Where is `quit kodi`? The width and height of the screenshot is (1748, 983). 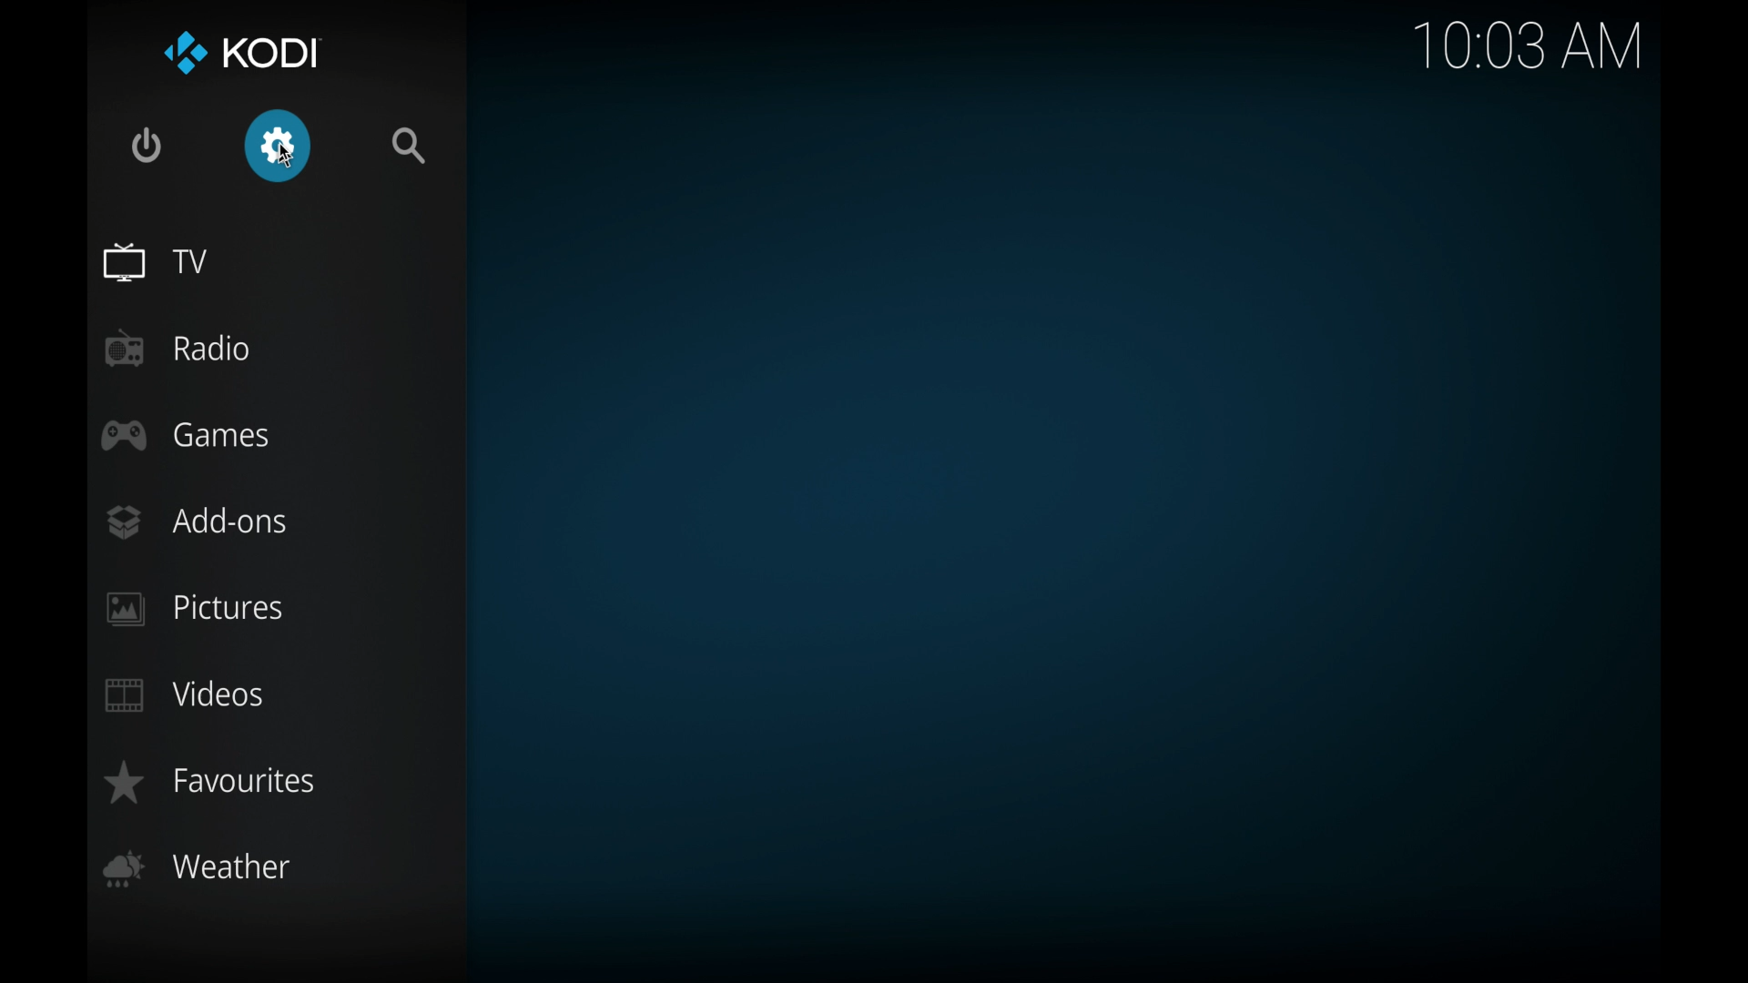
quit kodi is located at coordinates (147, 145).